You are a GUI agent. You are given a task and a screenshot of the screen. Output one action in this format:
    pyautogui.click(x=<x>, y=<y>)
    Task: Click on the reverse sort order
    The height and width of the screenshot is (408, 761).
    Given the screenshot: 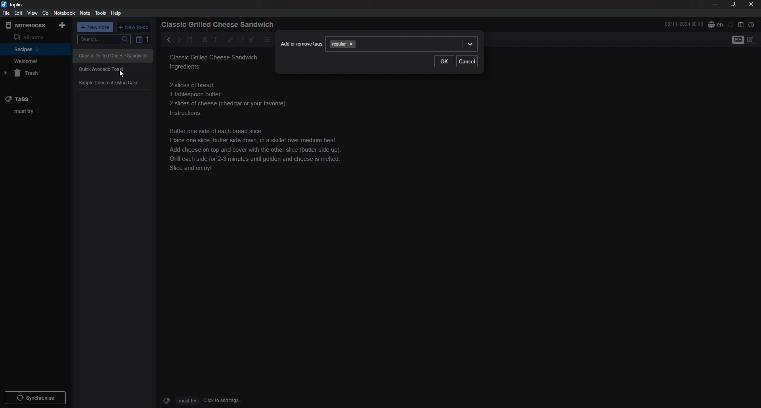 What is the action you would take?
    pyautogui.click(x=149, y=40)
    